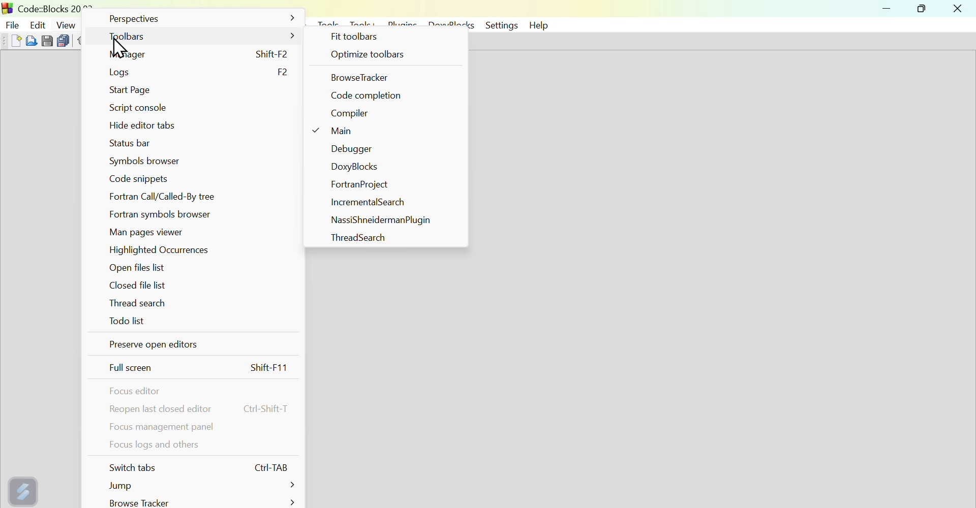  Describe the element at coordinates (364, 78) in the screenshot. I see `Browse tracker` at that location.